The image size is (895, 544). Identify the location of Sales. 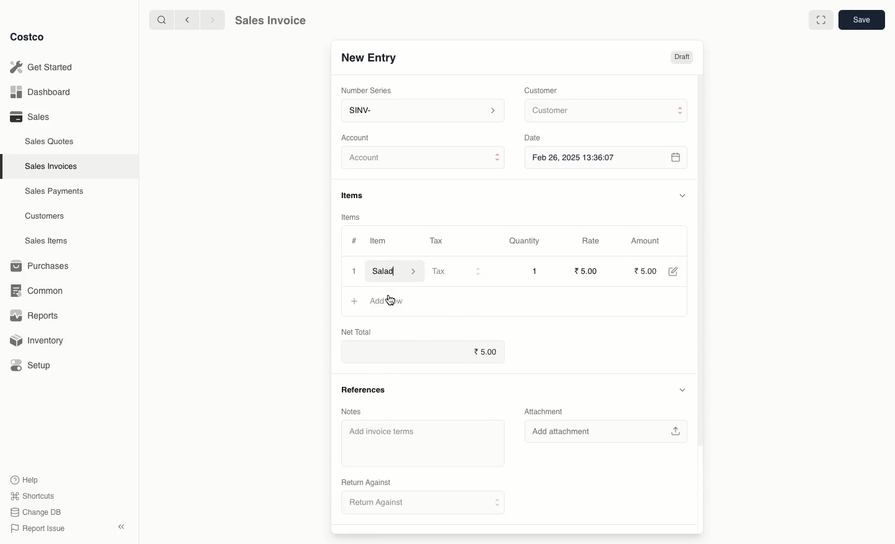
(29, 117).